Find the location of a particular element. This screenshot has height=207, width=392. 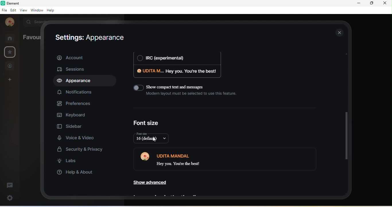

profile photo is located at coordinates (9, 23).